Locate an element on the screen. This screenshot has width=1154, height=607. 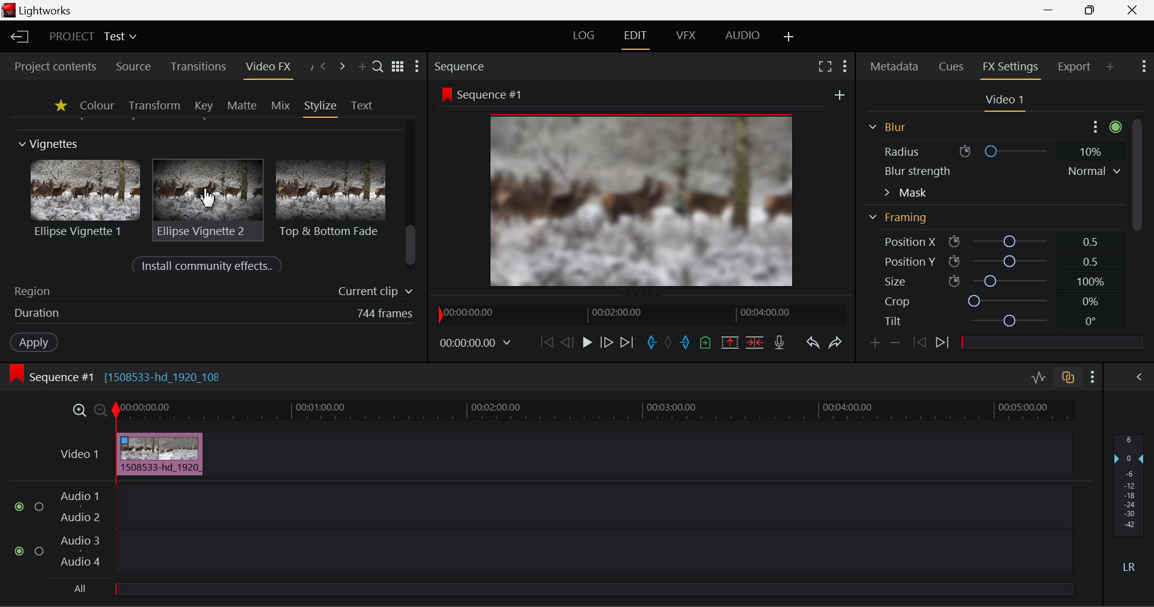
Text Panel Open is located at coordinates (363, 105).